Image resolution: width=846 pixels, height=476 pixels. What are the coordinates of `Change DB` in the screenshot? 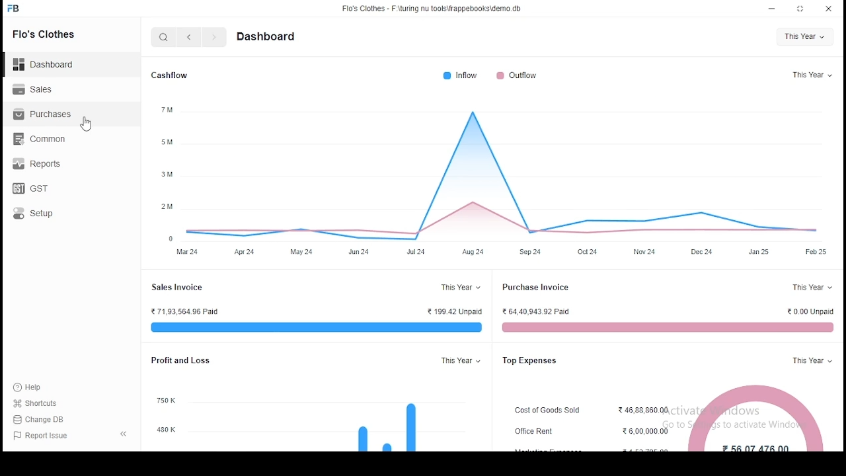 It's located at (43, 420).